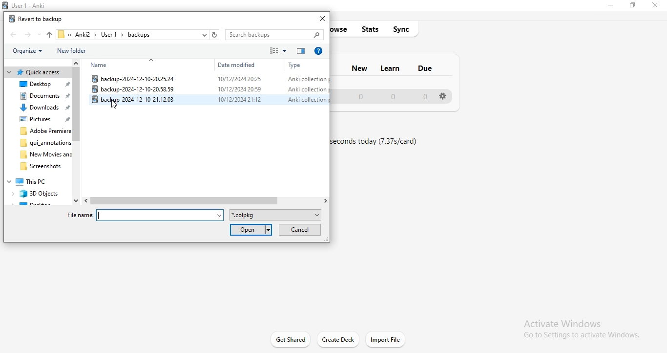  I want to click on file structure, so click(38, 136).